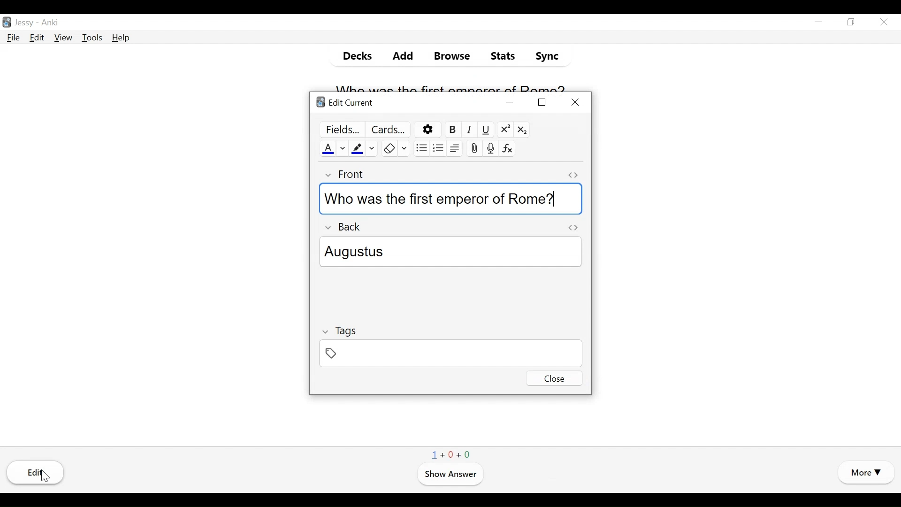 This screenshot has height=507, width=901. What do you see at coordinates (420, 147) in the screenshot?
I see `Unordered list` at bounding box center [420, 147].